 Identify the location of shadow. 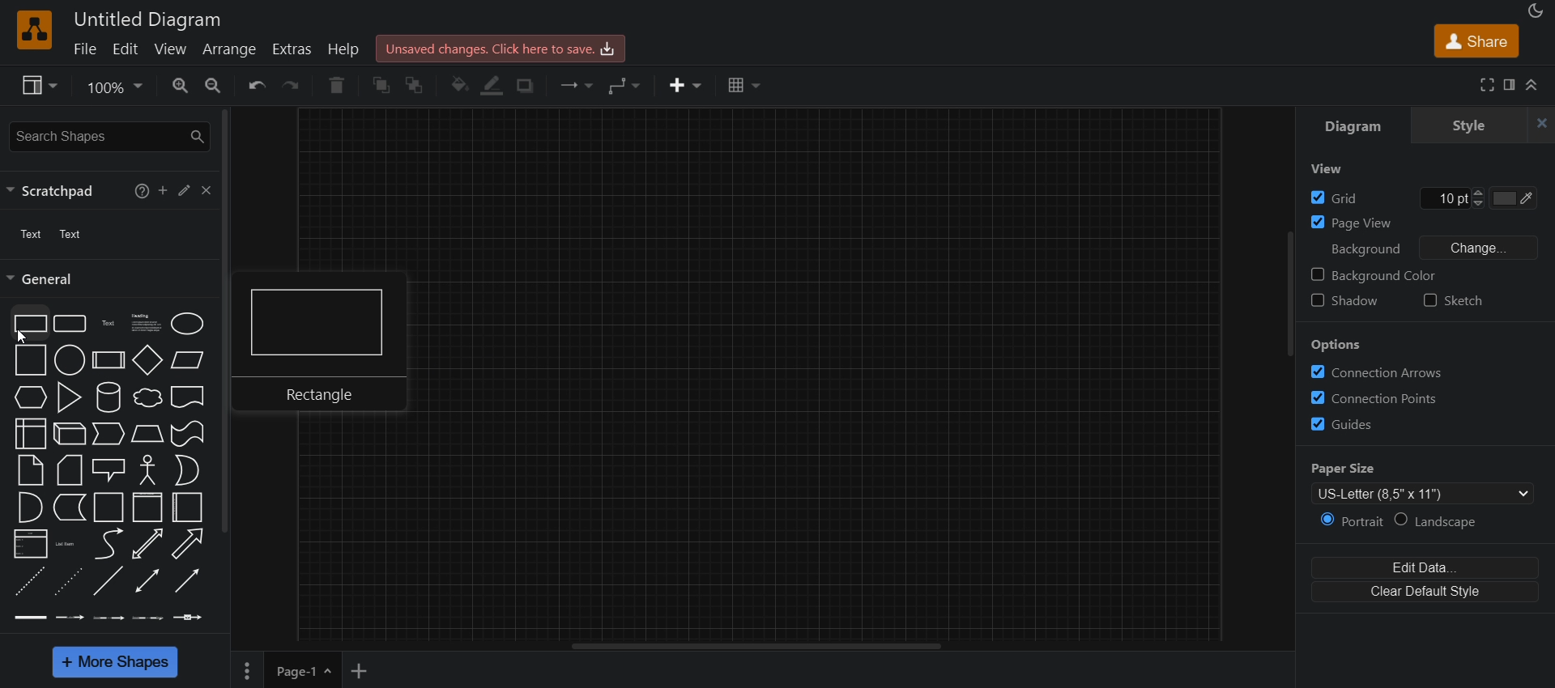
(1349, 301).